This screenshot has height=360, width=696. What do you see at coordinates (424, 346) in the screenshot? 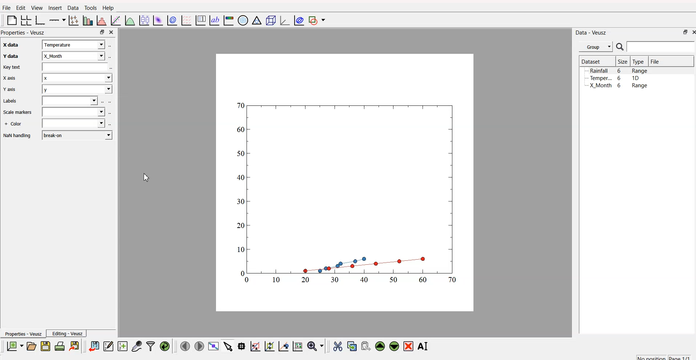
I see `rename the selected widget` at bounding box center [424, 346].